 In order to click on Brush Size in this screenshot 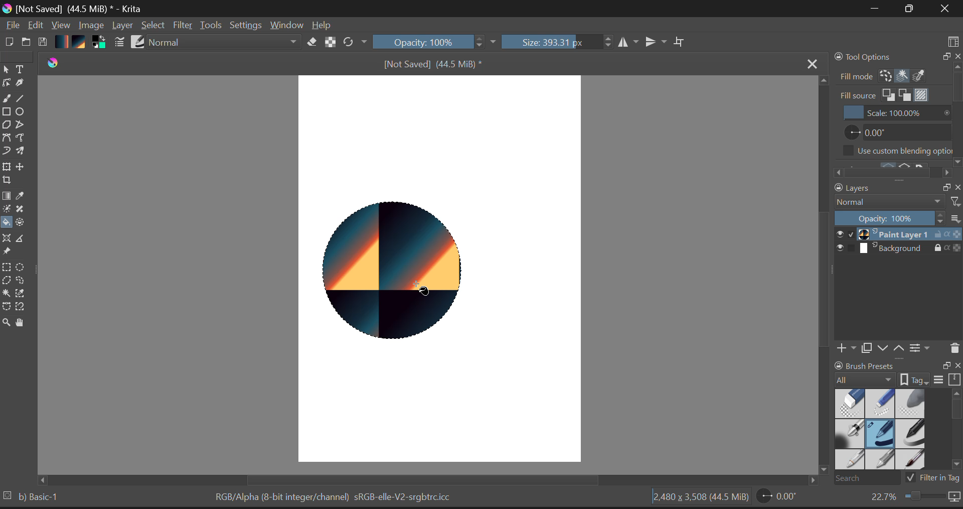, I will do `click(557, 43)`.